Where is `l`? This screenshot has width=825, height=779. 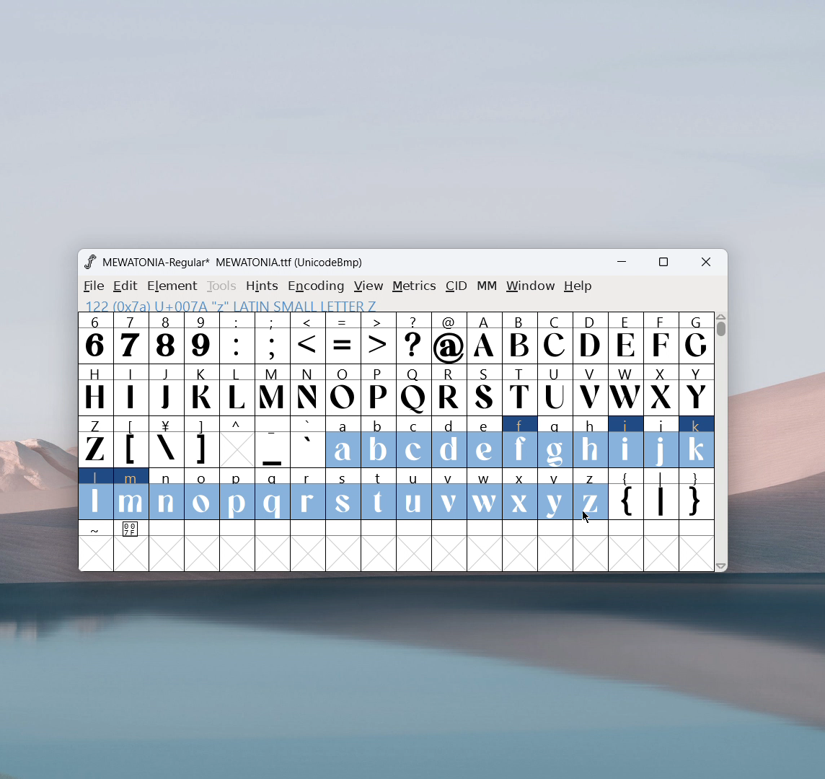
l is located at coordinates (96, 493).